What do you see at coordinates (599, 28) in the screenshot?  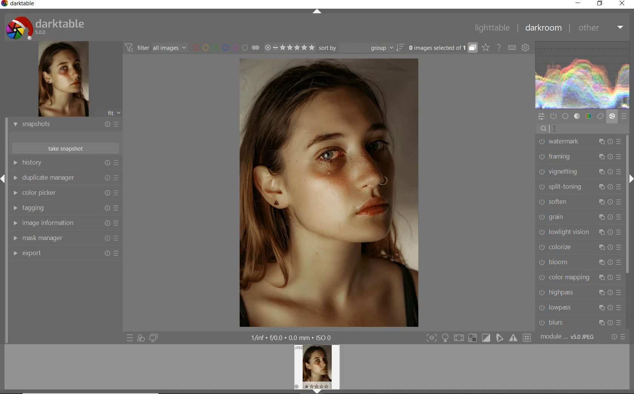 I see `other` at bounding box center [599, 28].